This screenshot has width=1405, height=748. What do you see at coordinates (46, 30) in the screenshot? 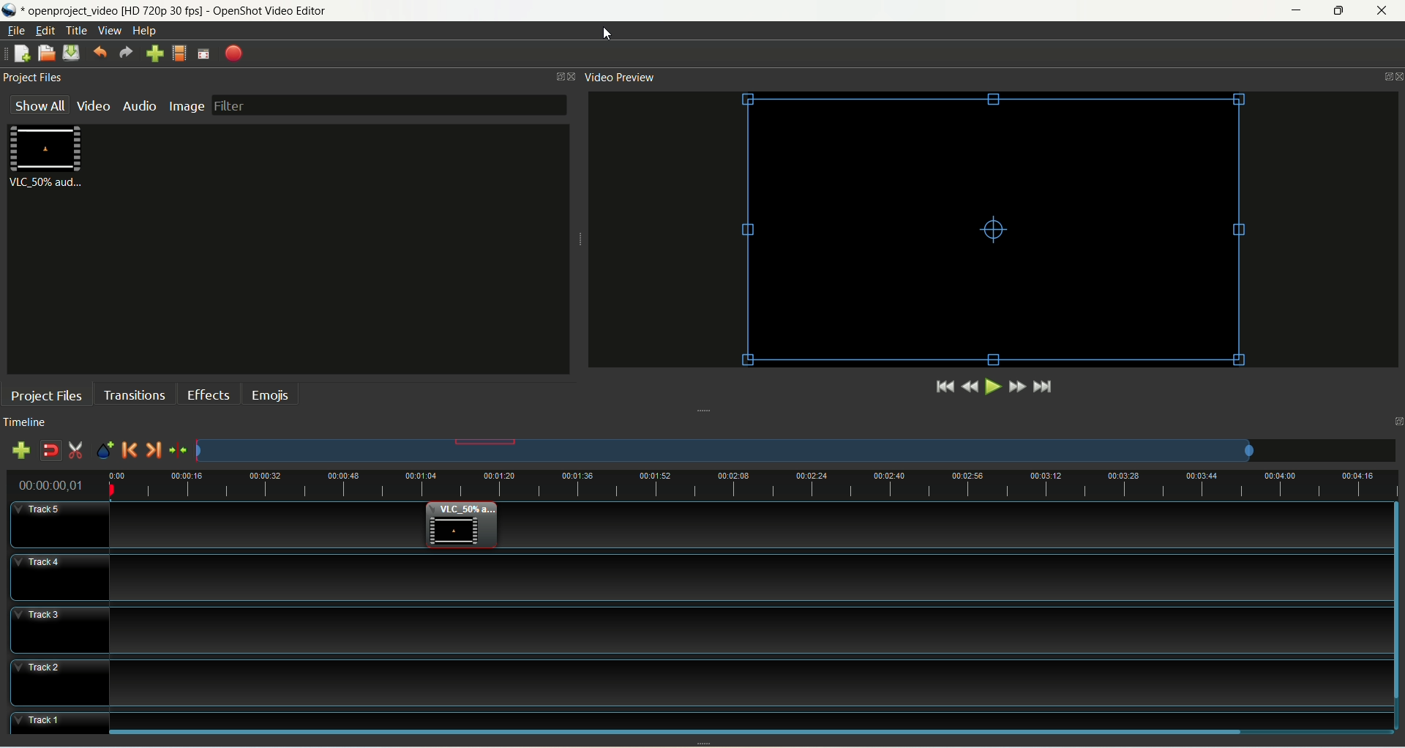
I see `edit` at bounding box center [46, 30].